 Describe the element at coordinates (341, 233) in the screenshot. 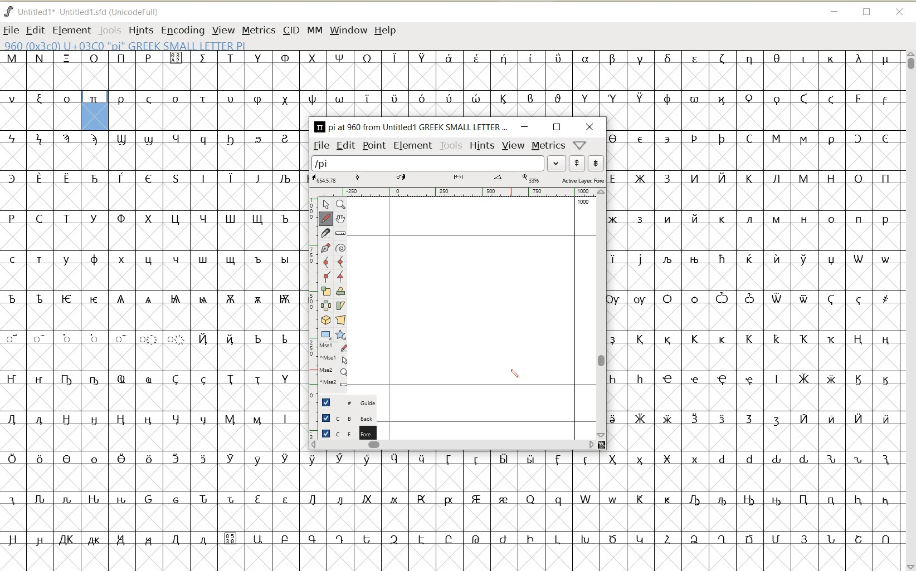

I see `measure a distance, angle between points` at that location.